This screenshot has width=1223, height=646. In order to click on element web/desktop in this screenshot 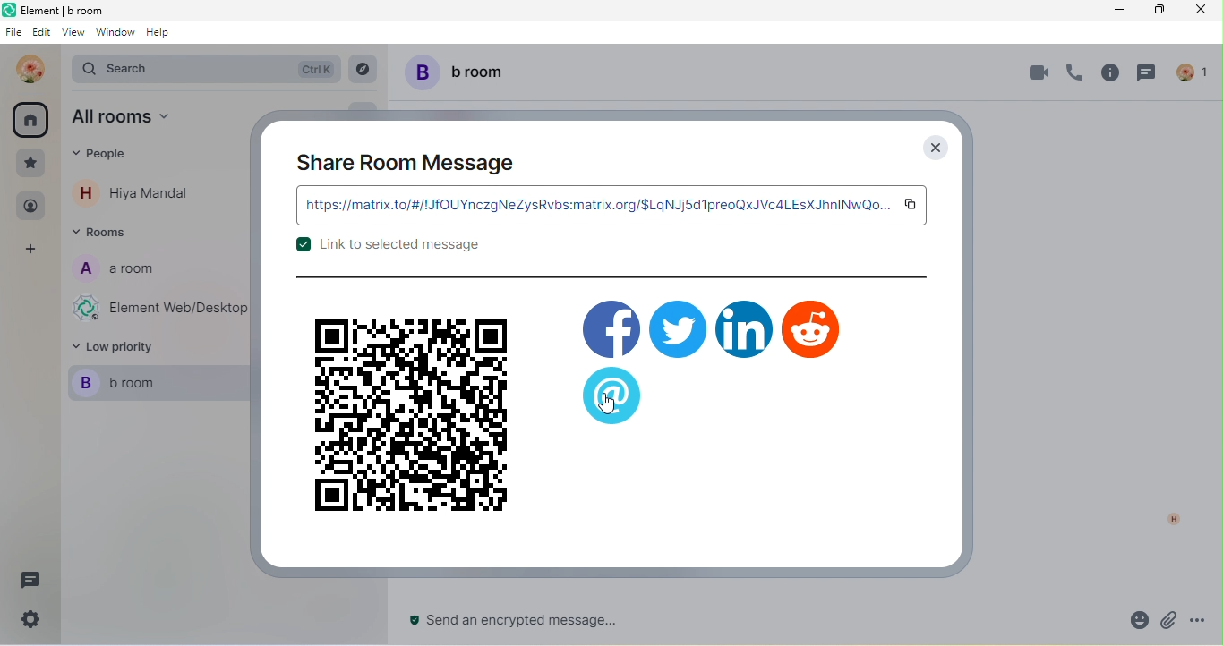, I will do `click(158, 310)`.